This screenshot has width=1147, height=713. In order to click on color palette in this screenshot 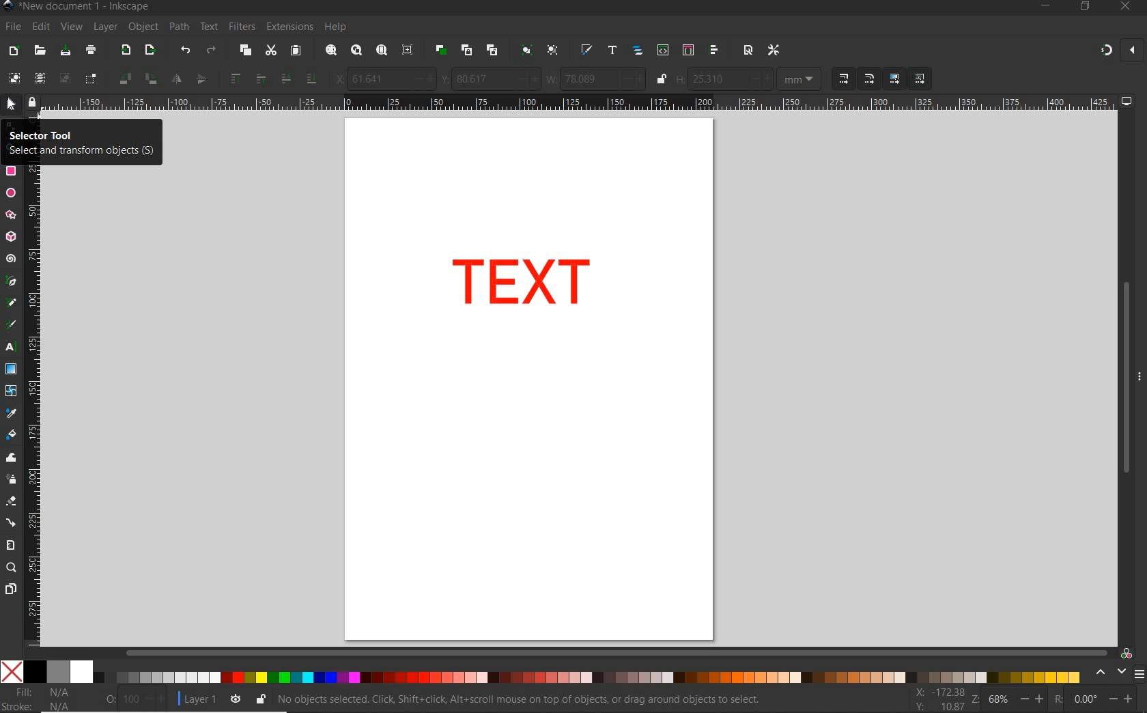, I will do `click(541, 673)`.